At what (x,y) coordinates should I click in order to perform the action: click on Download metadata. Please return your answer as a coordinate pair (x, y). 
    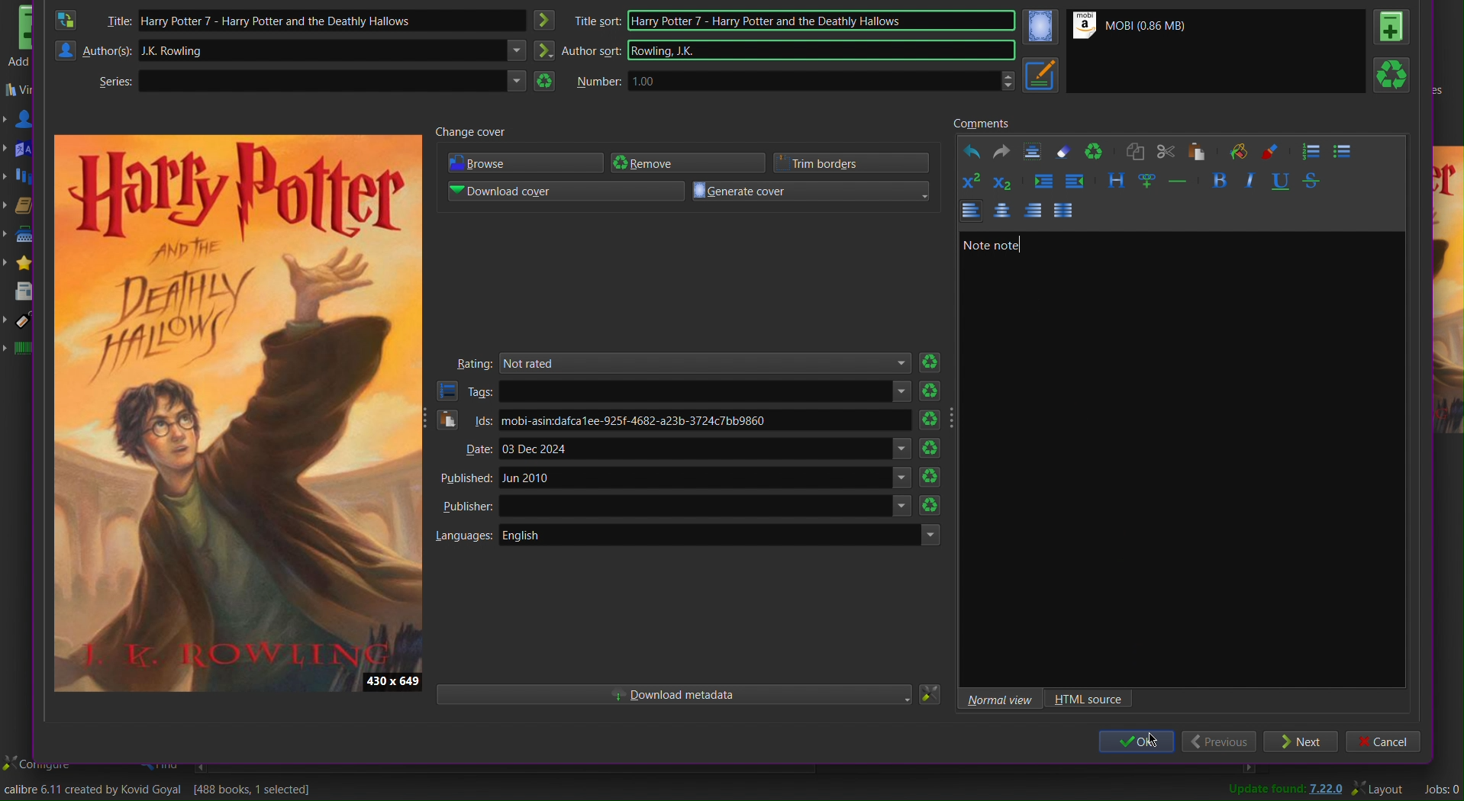
    Looking at the image, I should click on (674, 695).